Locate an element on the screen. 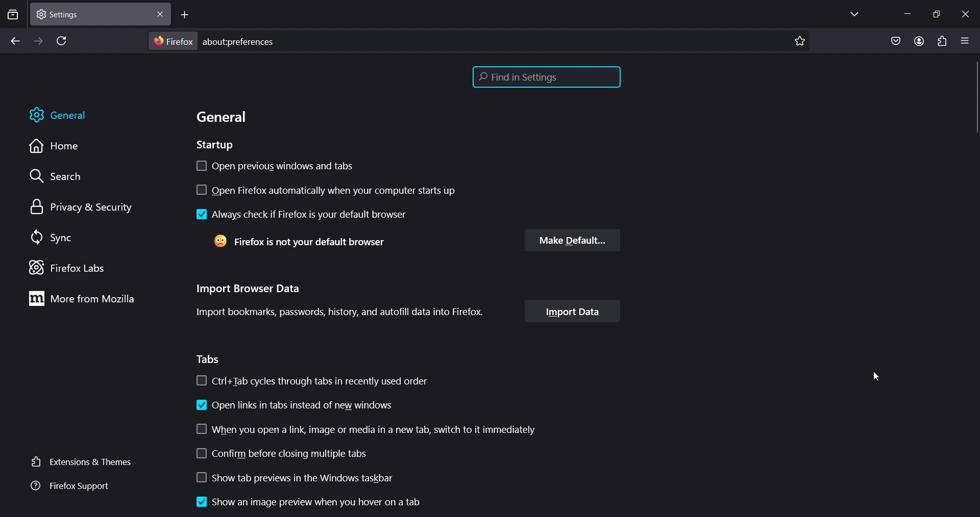 This screenshot has width=980, height=517. extensions is located at coordinates (942, 42).